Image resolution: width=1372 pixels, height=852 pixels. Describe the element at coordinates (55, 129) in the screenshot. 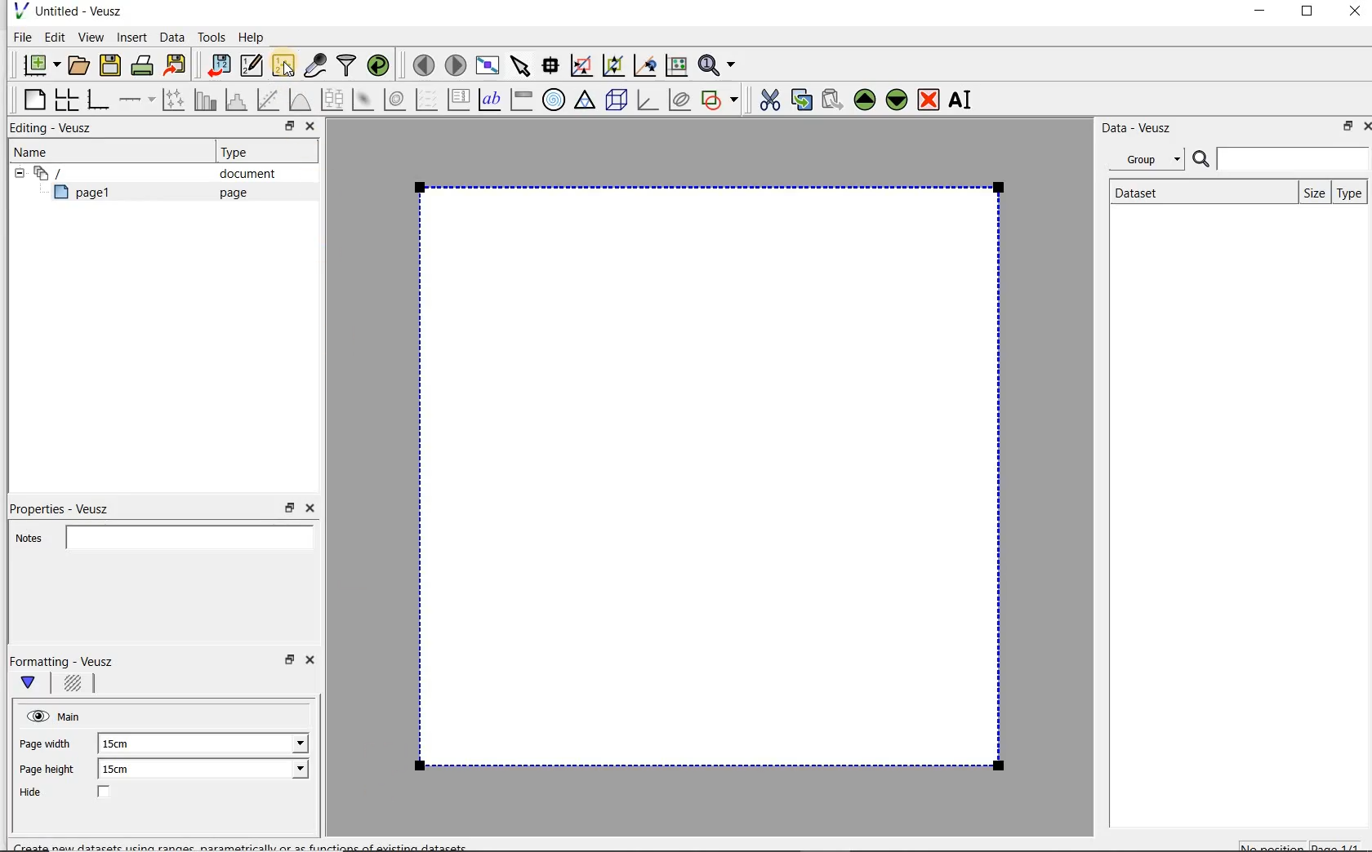

I see `Editing - Veusz` at that location.